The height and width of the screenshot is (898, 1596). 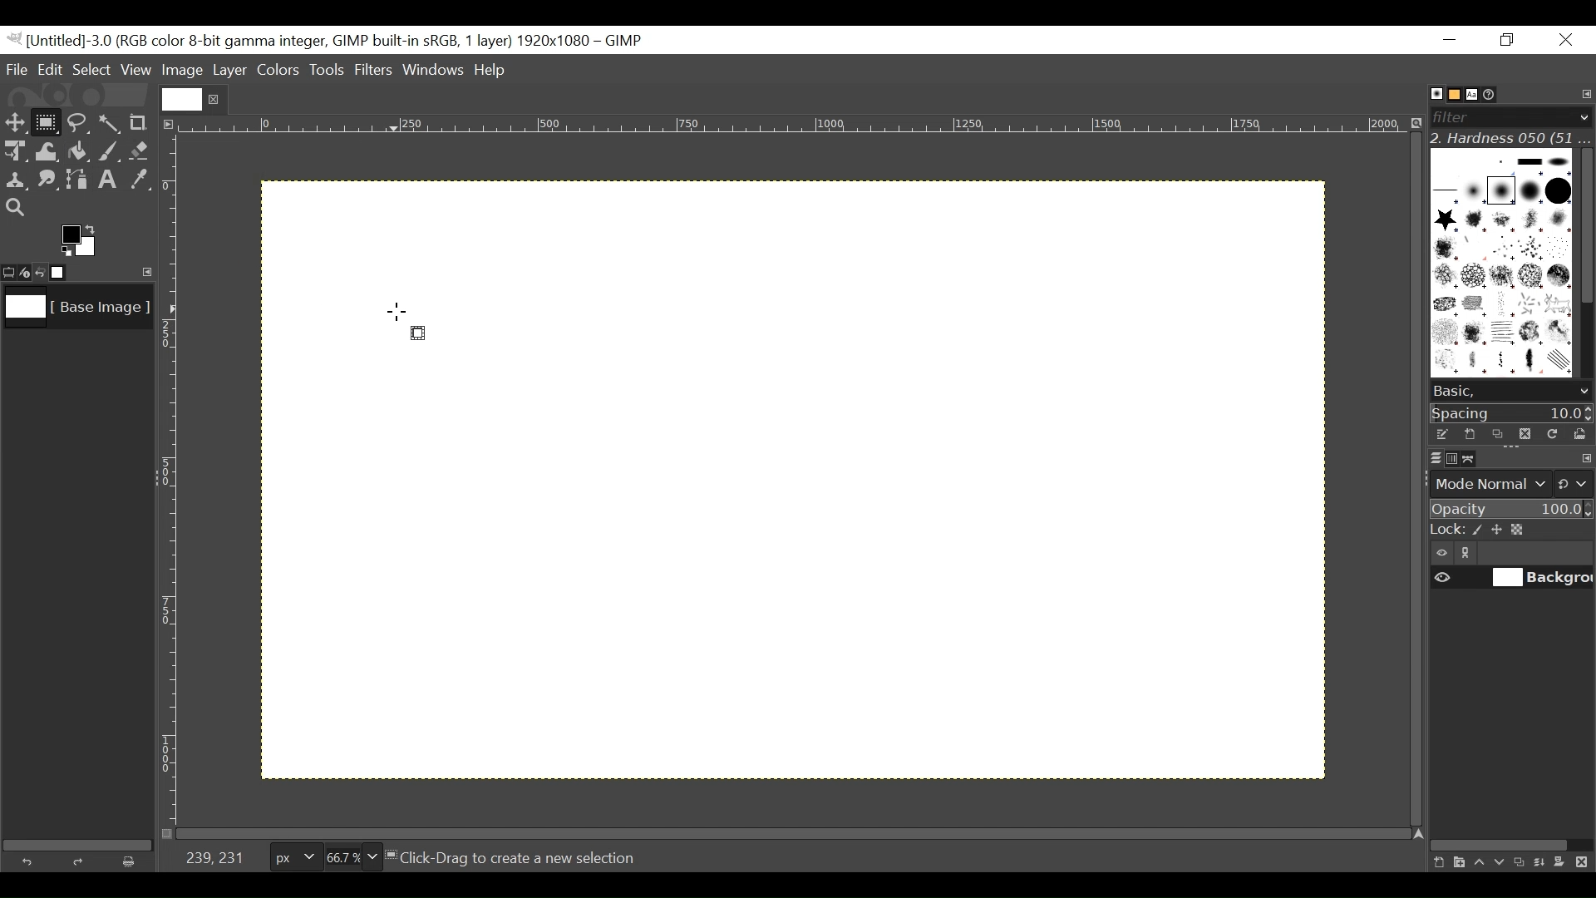 I want to click on Duplicate brush, so click(x=1524, y=433).